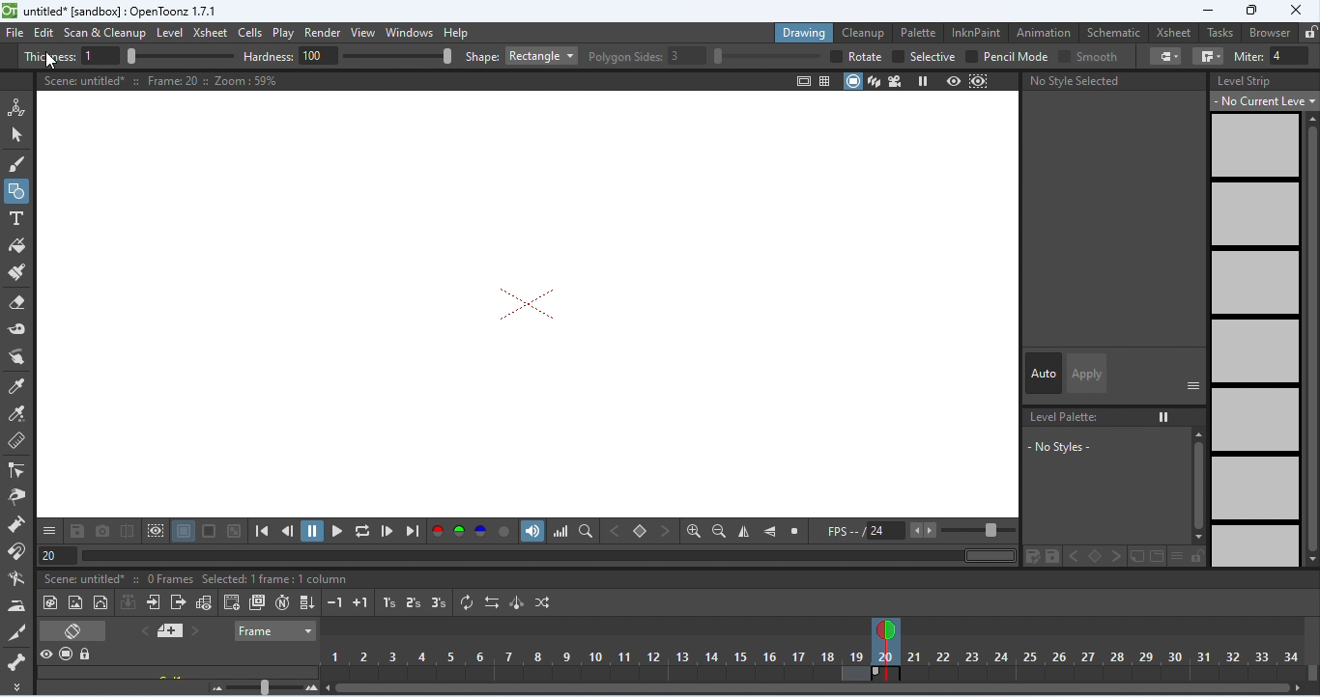 This screenshot has width=1320, height=697. Describe the element at coordinates (16, 384) in the screenshot. I see `tyle picker` at that location.